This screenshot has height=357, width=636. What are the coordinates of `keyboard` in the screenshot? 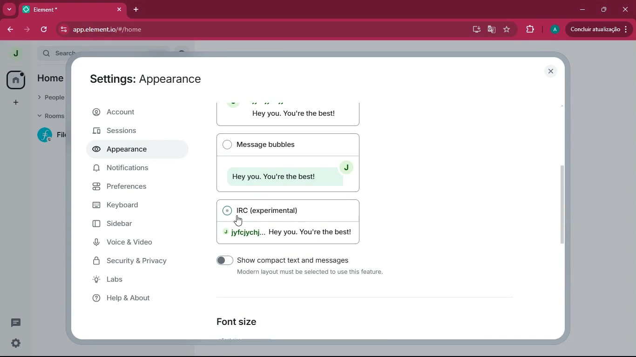 It's located at (132, 206).